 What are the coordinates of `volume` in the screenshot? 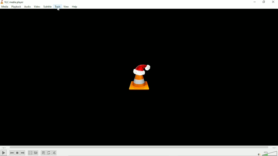 It's located at (267, 153).